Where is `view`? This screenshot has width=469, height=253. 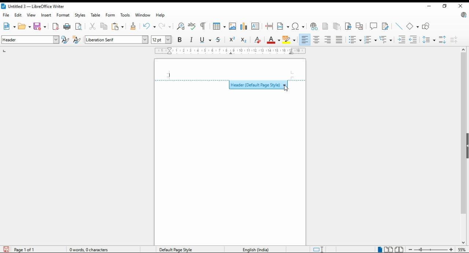 view is located at coordinates (31, 15).